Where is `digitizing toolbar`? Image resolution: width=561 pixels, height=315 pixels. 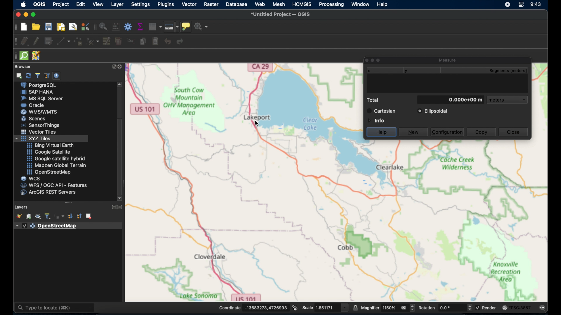
digitizing toolbar is located at coordinates (14, 43).